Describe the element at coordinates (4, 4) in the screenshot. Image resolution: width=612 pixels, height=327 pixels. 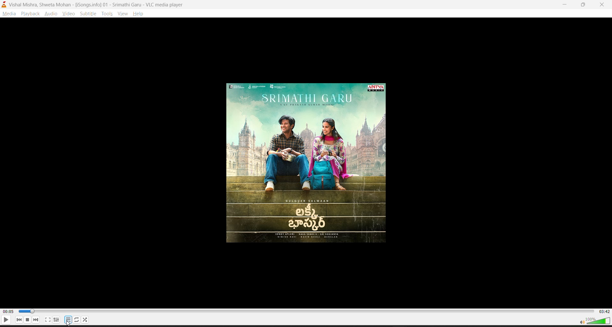
I see `vlc media player logo` at that location.